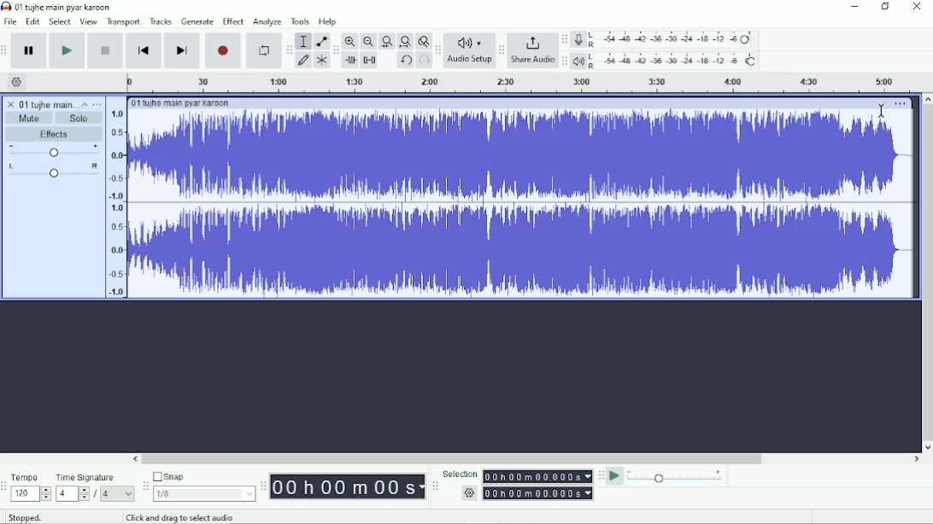 This screenshot has width=933, height=524. Describe the element at coordinates (289, 49) in the screenshot. I see `Audacity tools toolbar` at that location.